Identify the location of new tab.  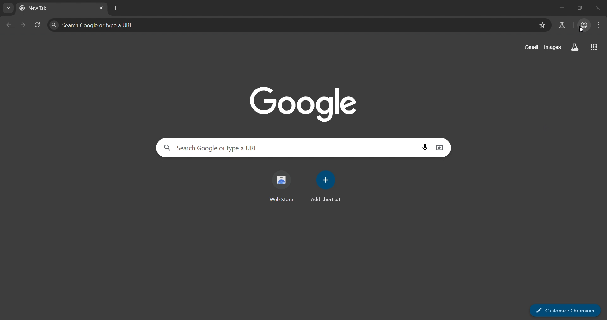
(115, 7).